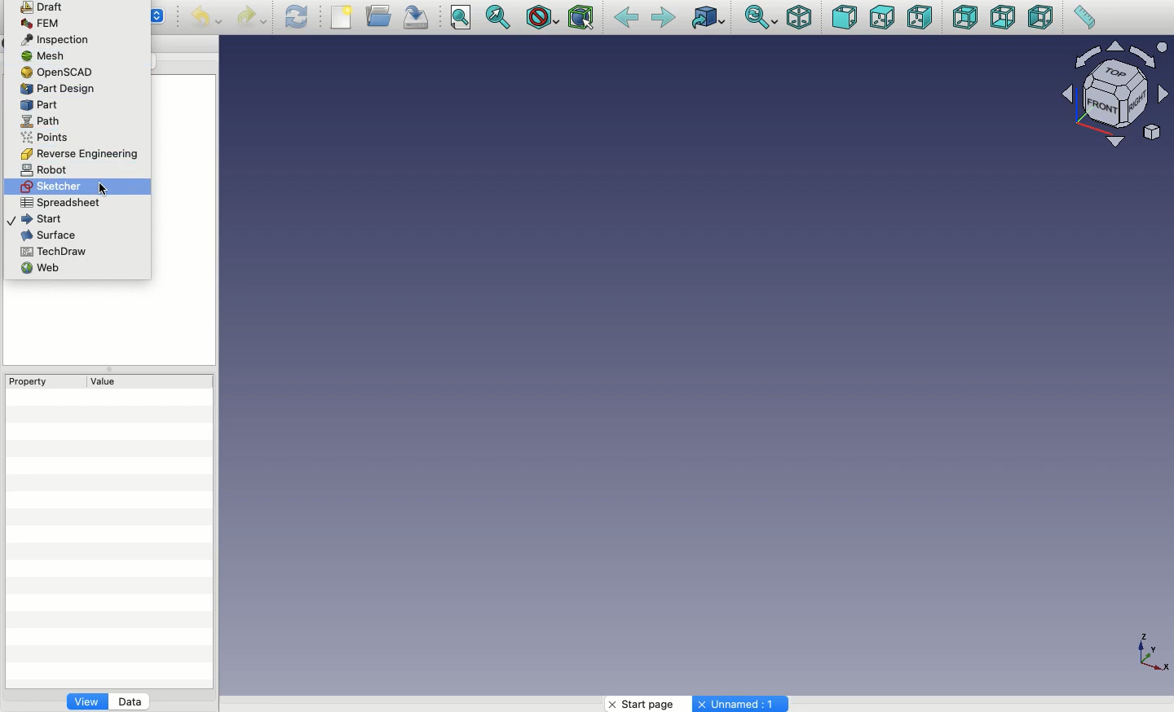 The width and height of the screenshot is (1174, 712). I want to click on FEM, so click(42, 24).